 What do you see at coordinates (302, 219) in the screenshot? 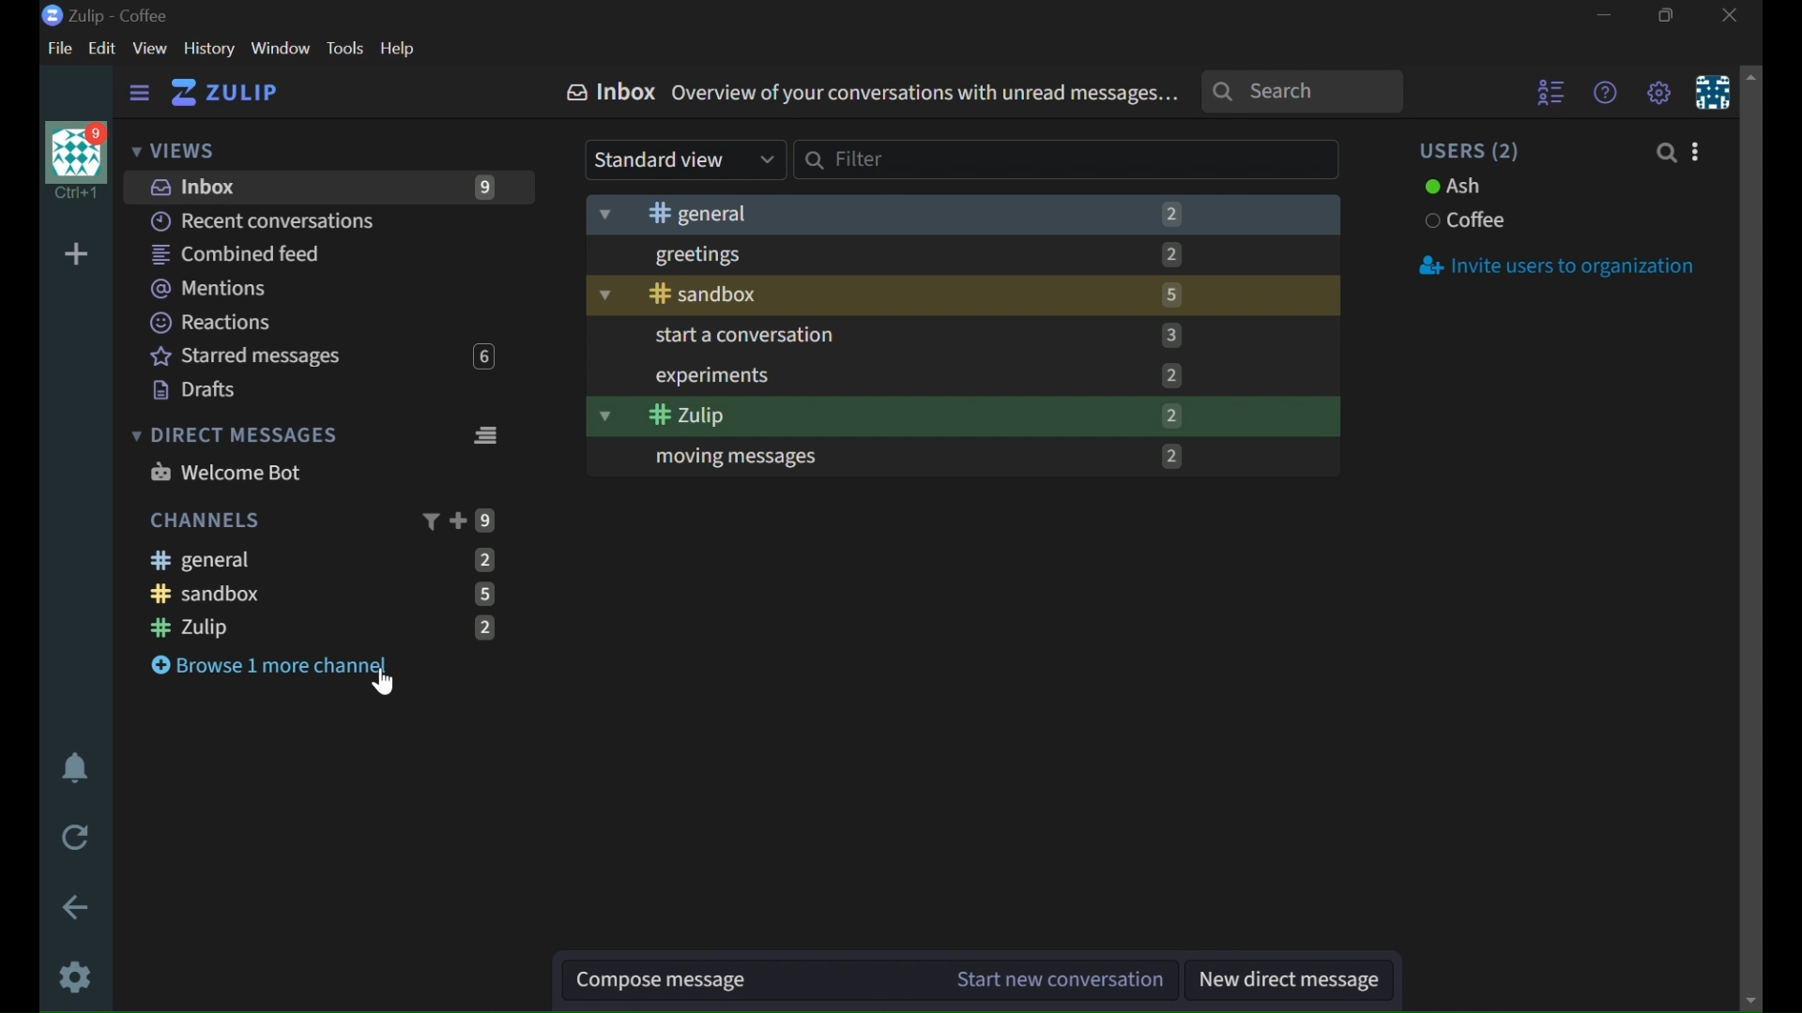
I see `RECENT CONVERSATIONS` at bounding box center [302, 219].